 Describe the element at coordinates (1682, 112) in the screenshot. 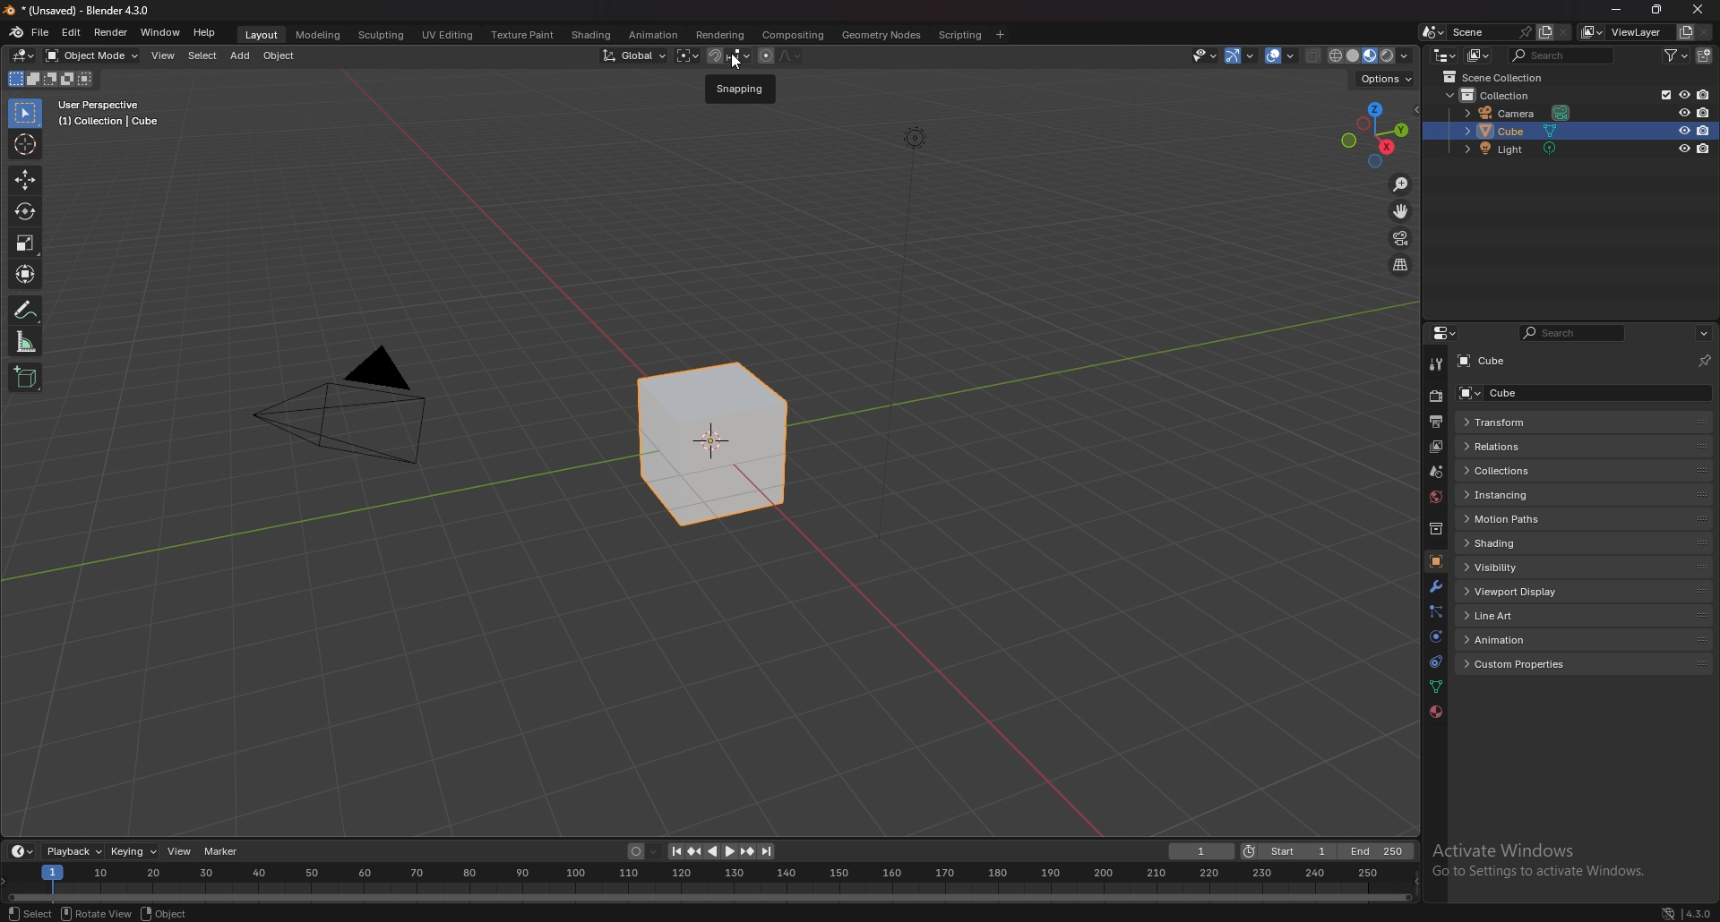

I see `hide in viewport` at that location.